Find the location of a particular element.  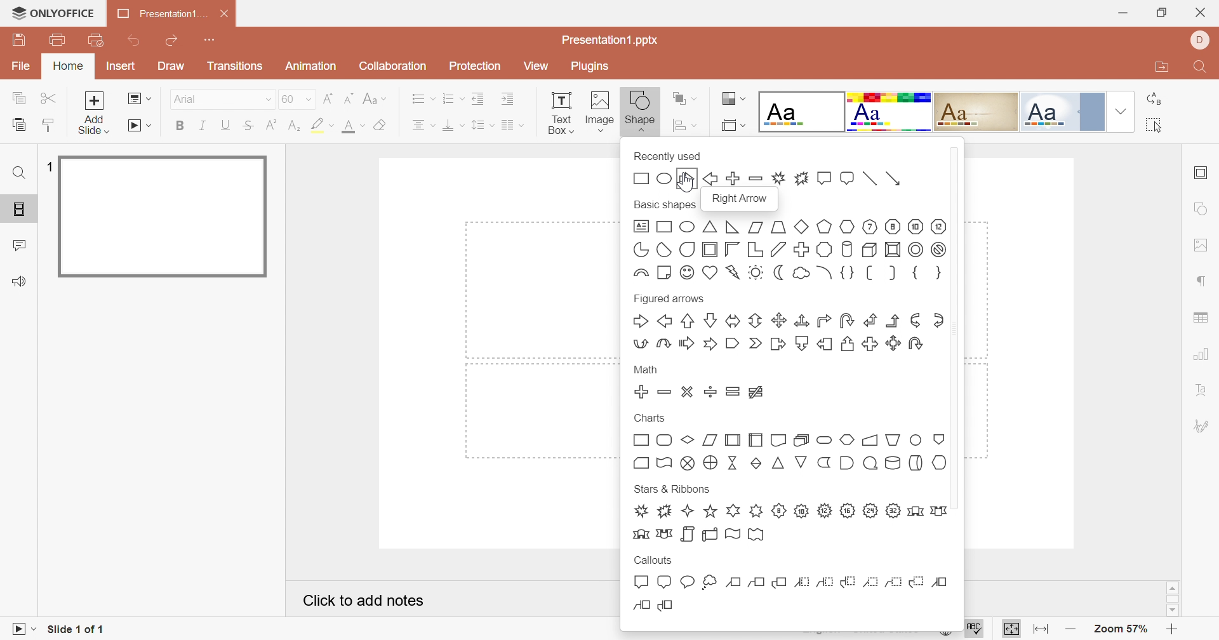

Scroll up is located at coordinates (1173, 588).